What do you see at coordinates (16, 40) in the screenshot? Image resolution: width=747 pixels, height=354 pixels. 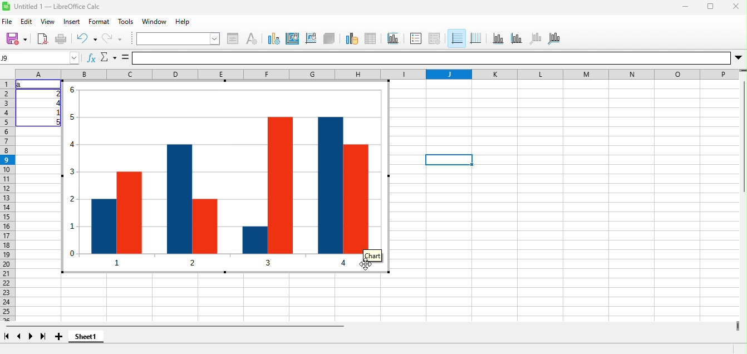 I see `save` at bounding box center [16, 40].